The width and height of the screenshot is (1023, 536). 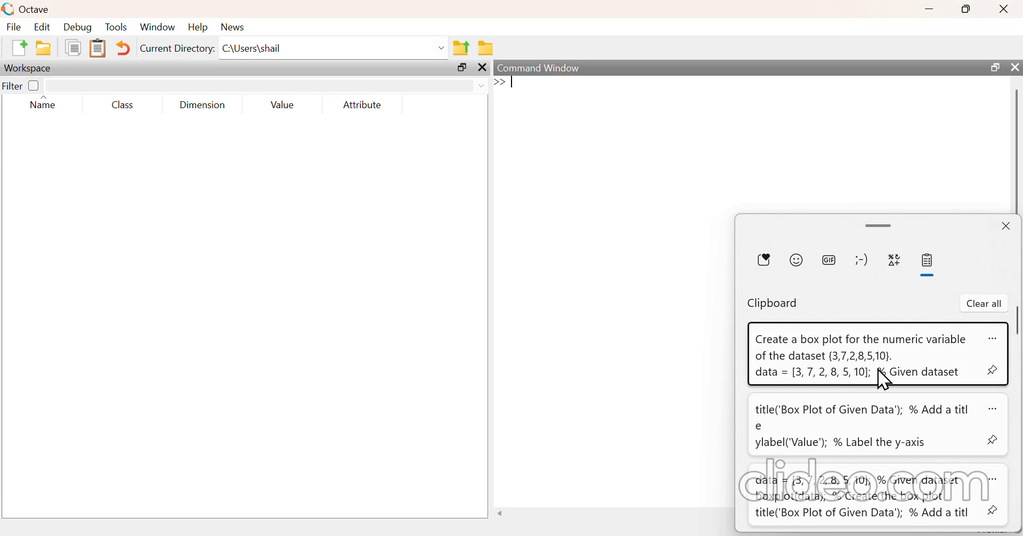 What do you see at coordinates (37, 8) in the screenshot?
I see `Octave` at bounding box center [37, 8].